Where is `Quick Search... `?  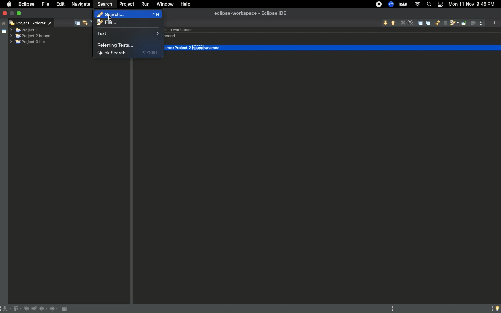
Quick Search...  is located at coordinates (128, 52).